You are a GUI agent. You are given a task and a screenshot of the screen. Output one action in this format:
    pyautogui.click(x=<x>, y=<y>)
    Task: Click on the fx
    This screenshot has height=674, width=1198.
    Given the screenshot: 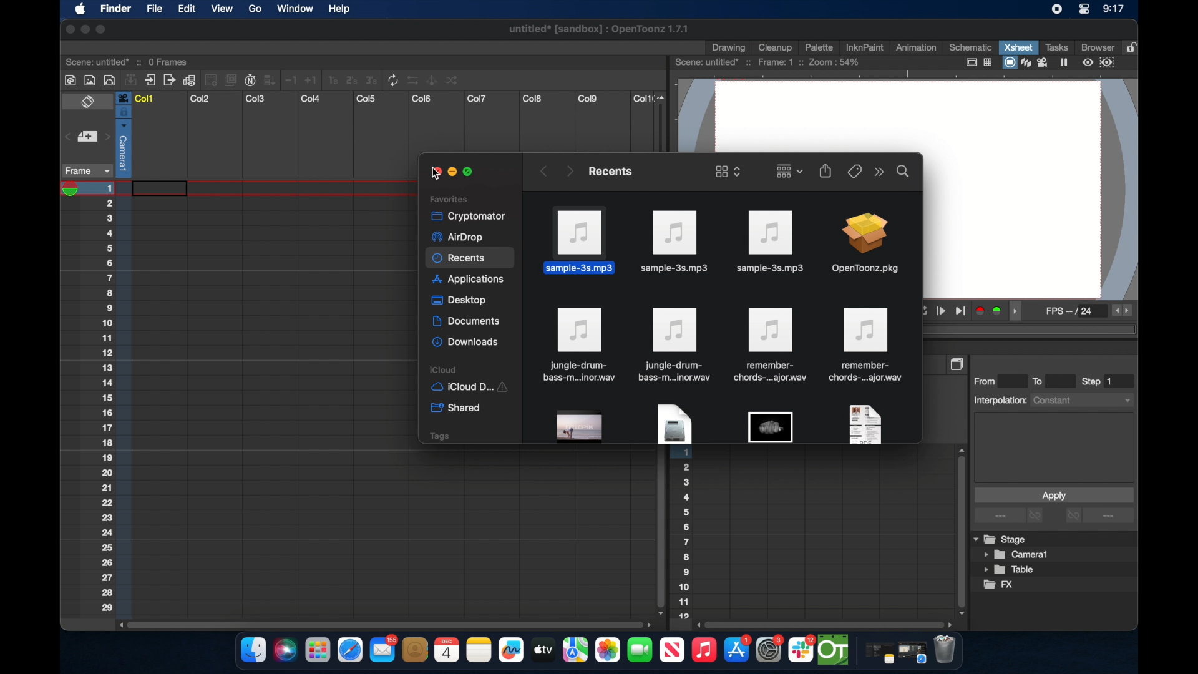 What is the action you would take?
    pyautogui.click(x=999, y=585)
    